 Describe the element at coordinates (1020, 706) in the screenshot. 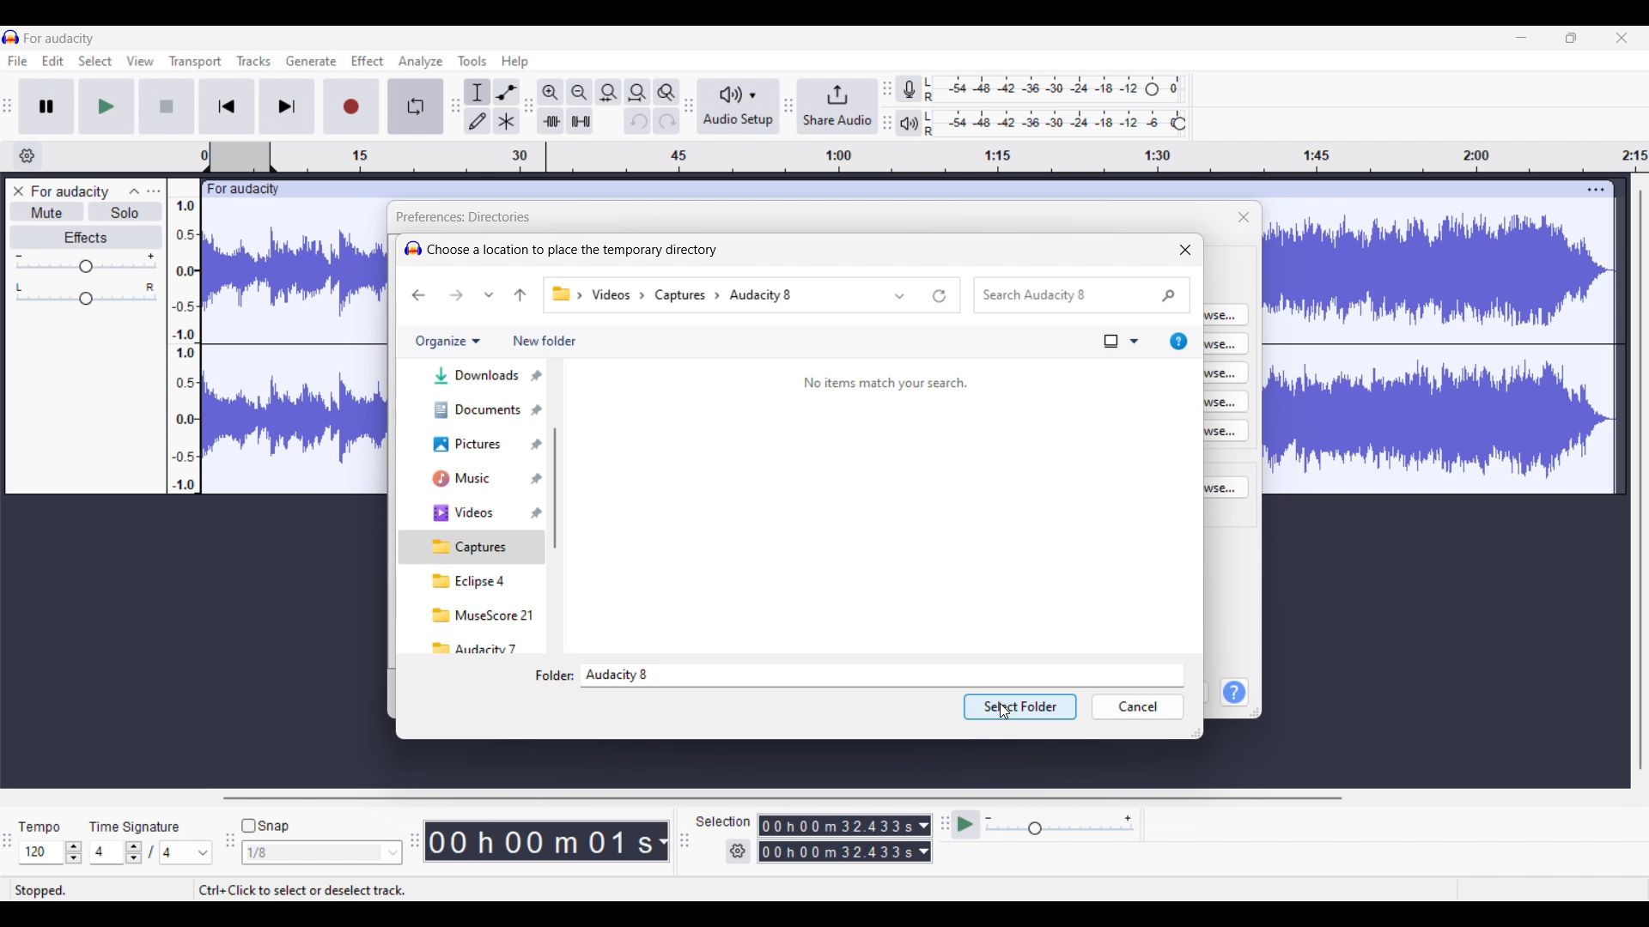

I see `selected folder` at that location.